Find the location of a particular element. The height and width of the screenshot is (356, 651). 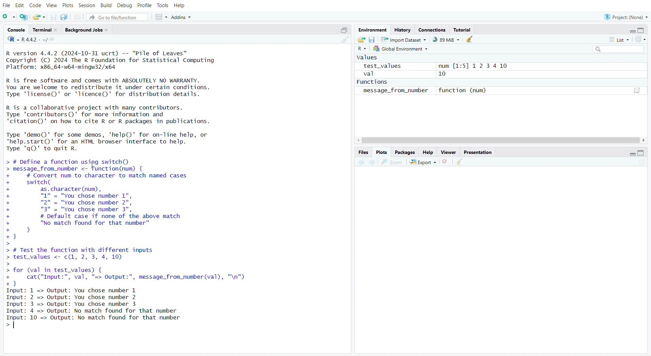

Help is located at coordinates (428, 152).